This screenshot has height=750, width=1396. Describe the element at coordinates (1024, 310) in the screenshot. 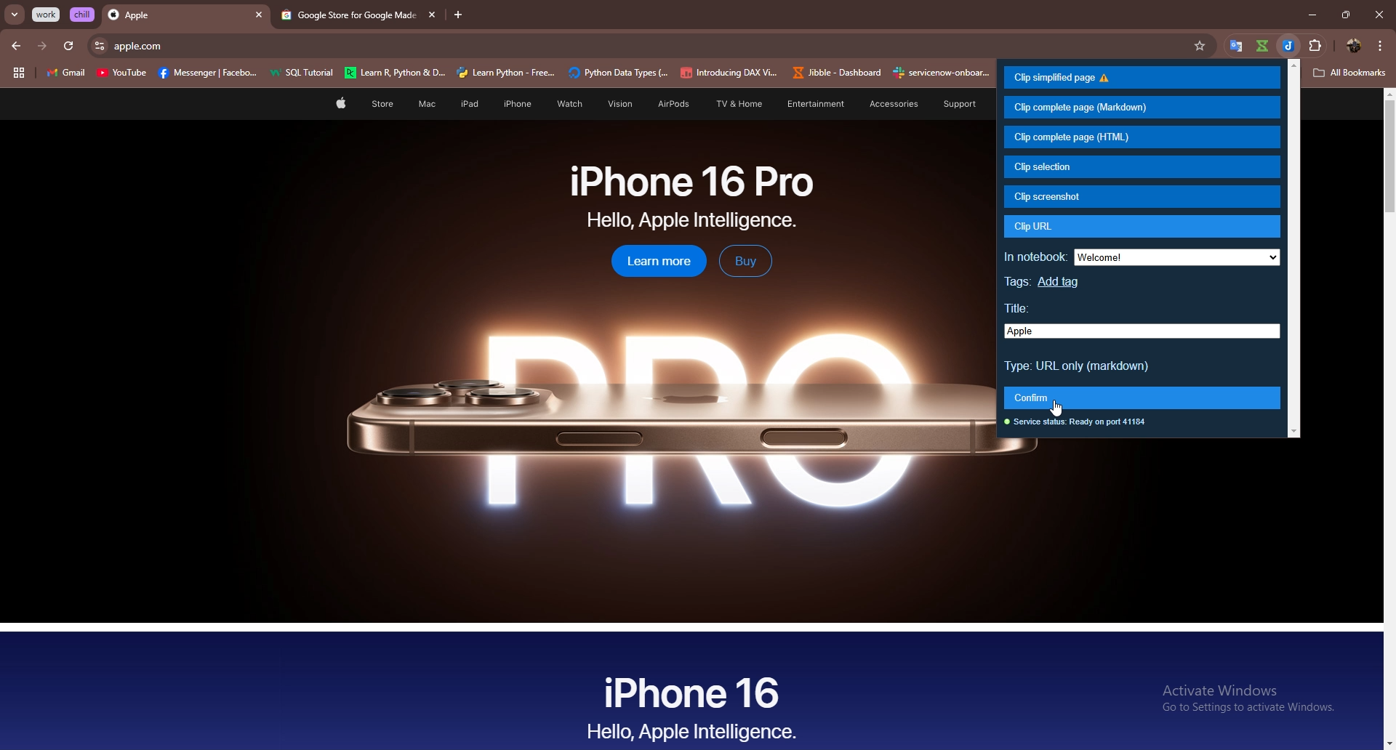

I see `title` at that location.